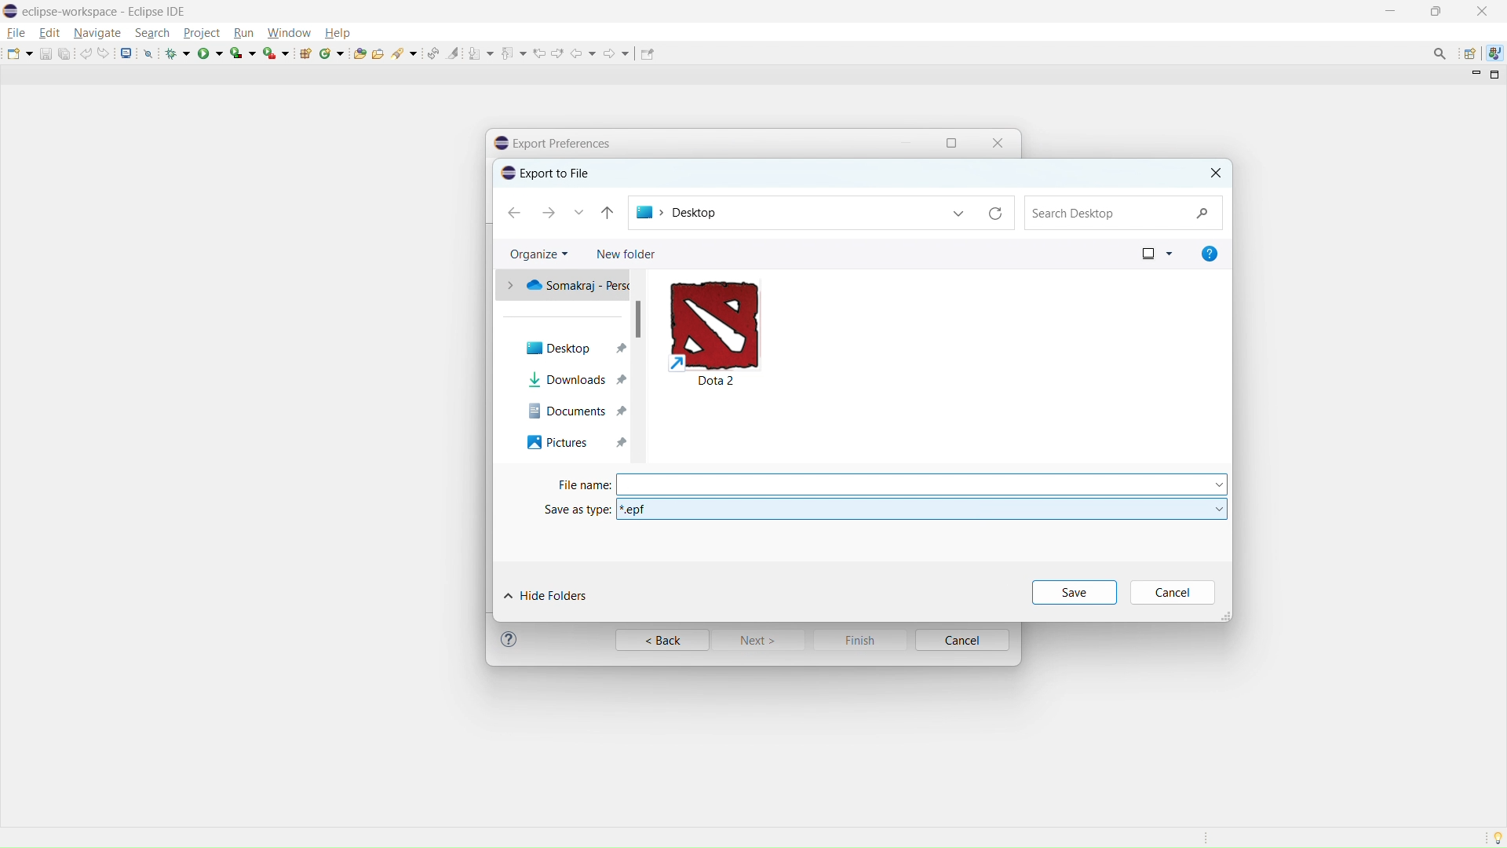 The width and height of the screenshot is (1507, 848). What do you see at coordinates (243, 53) in the screenshot?
I see `coverage` at bounding box center [243, 53].